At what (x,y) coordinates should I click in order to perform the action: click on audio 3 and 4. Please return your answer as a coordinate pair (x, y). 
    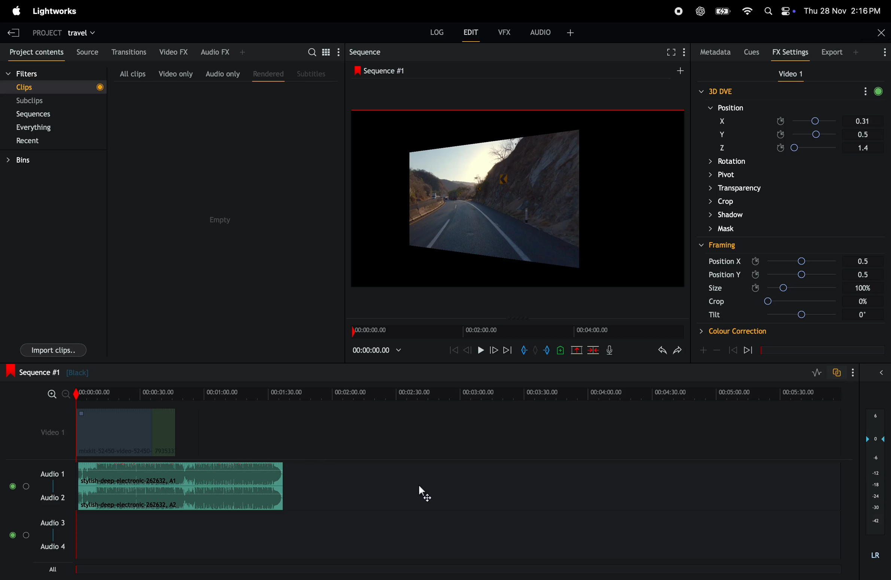
    Looking at the image, I should click on (42, 537).